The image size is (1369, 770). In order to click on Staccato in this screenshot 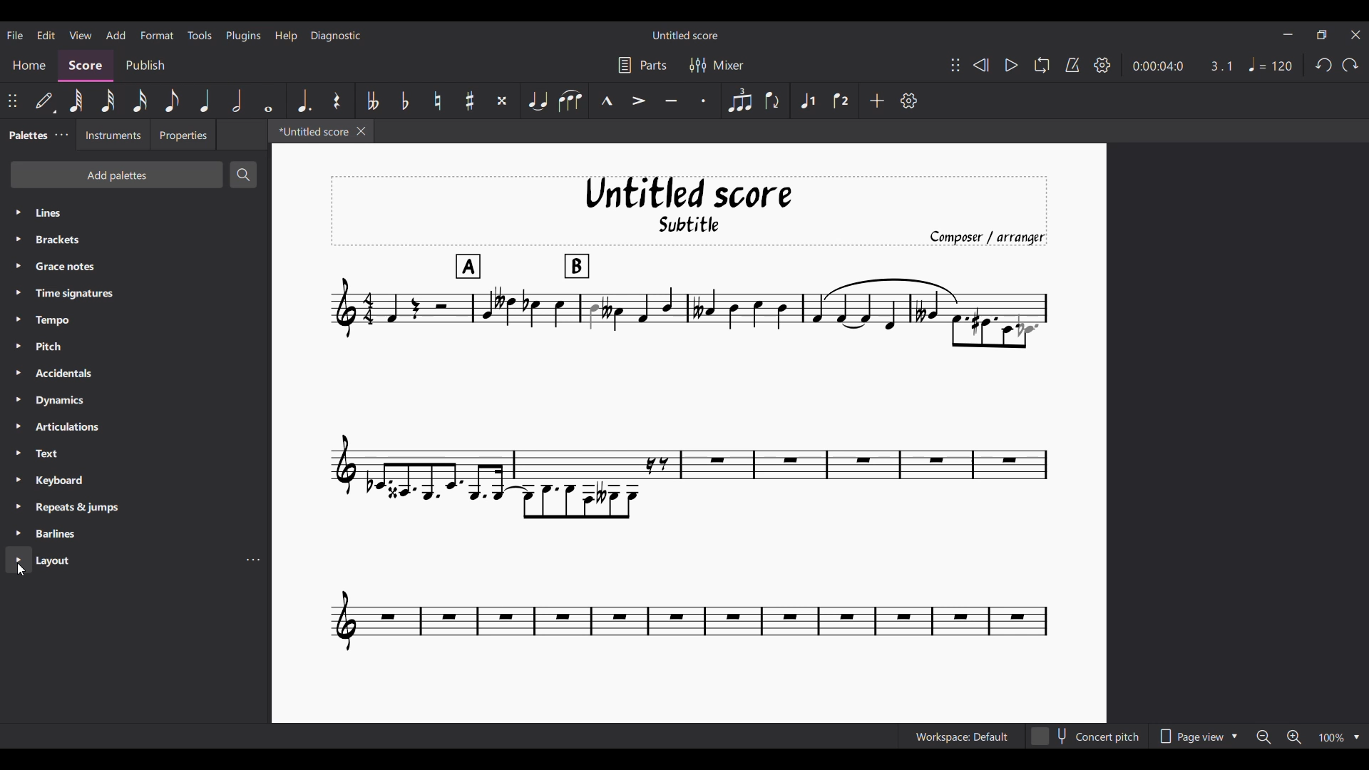, I will do `click(704, 101)`.